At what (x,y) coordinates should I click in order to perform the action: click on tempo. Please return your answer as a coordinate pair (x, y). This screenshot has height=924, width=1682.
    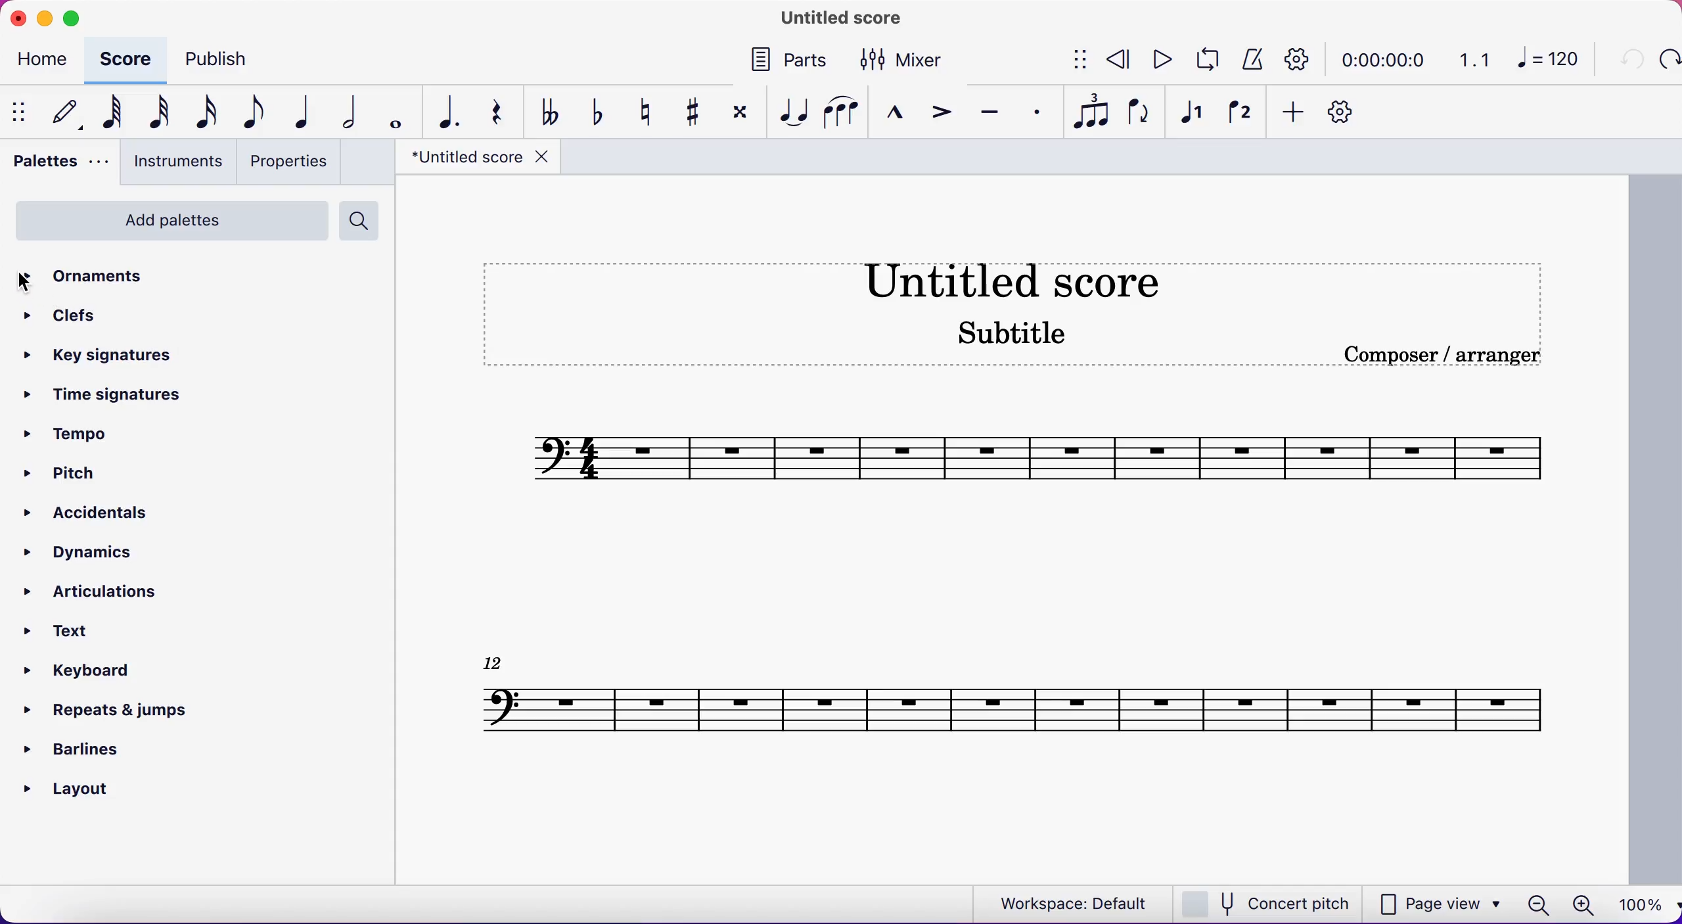
    Looking at the image, I should click on (78, 434).